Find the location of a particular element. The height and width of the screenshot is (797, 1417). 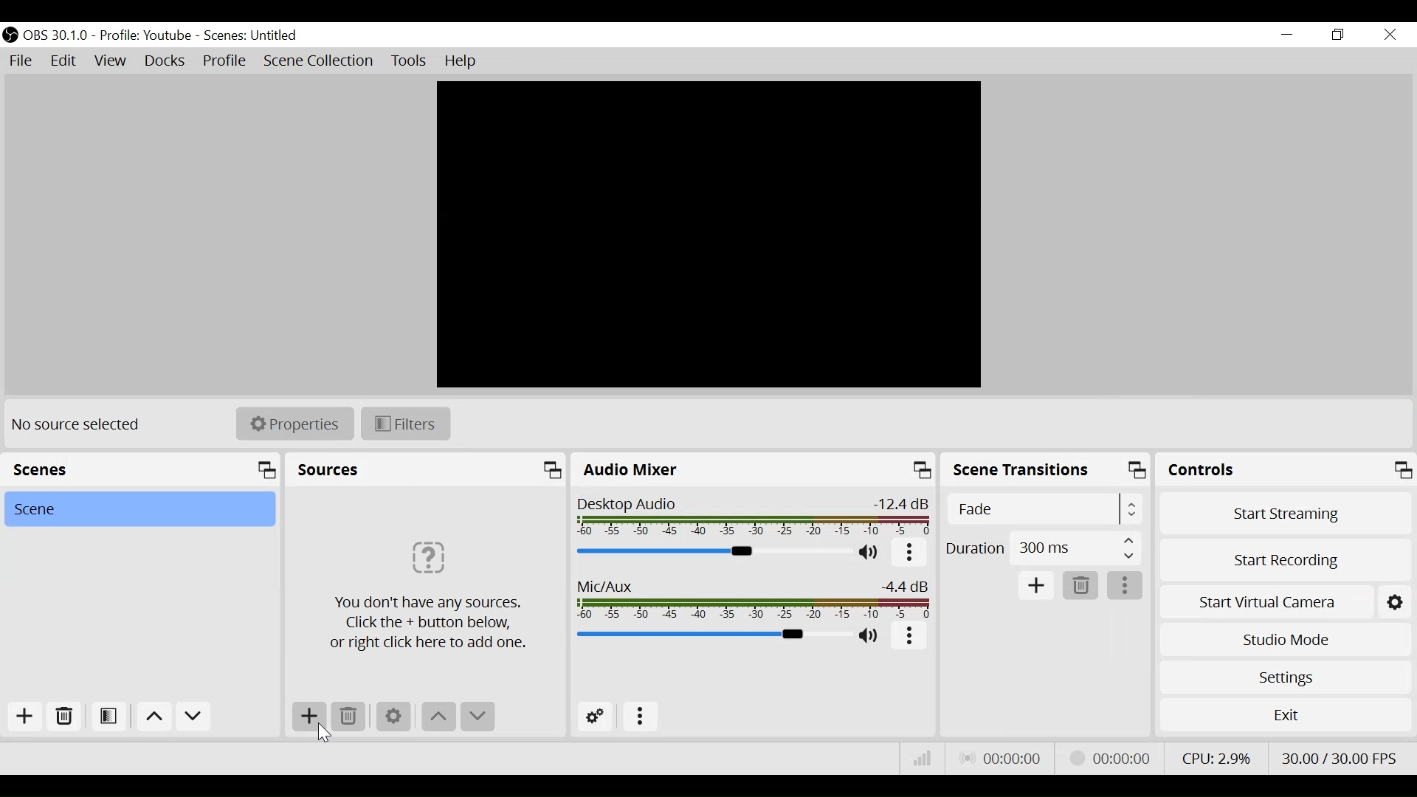

Settings is located at coordinates (1286, 677).